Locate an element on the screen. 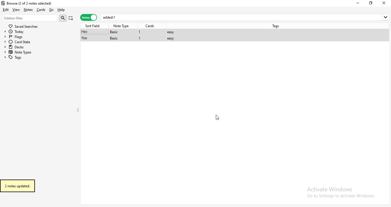 This screenshot has height=207, width=391. tags is located at coordinates (19, 57).